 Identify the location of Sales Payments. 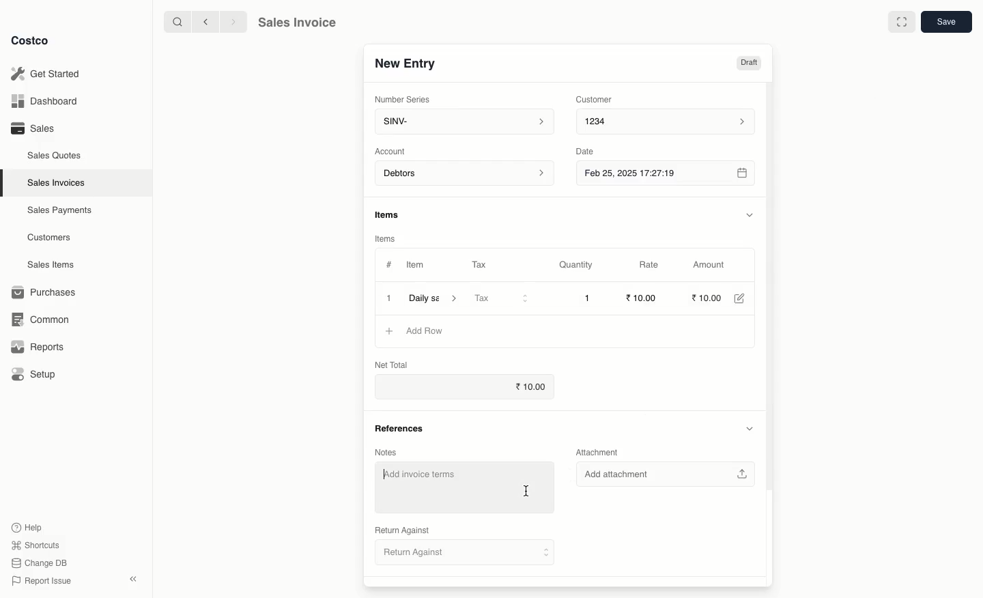
(57, 211).